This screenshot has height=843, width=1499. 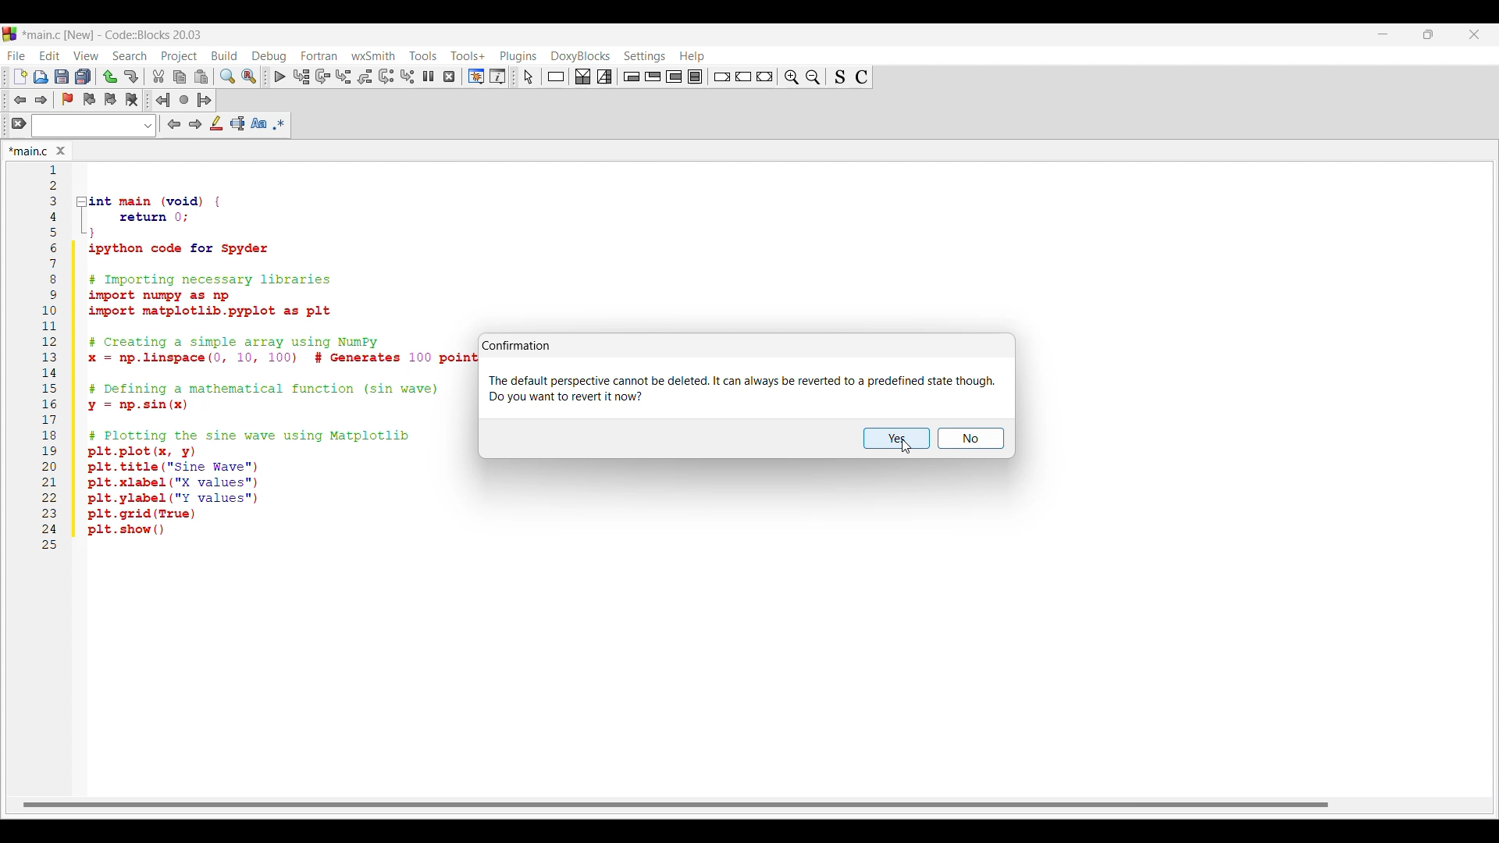 What do you see at coordinates (116, 34) in the screenshot?
I see `Project name, software name and version` at bounding box center [116, 34].